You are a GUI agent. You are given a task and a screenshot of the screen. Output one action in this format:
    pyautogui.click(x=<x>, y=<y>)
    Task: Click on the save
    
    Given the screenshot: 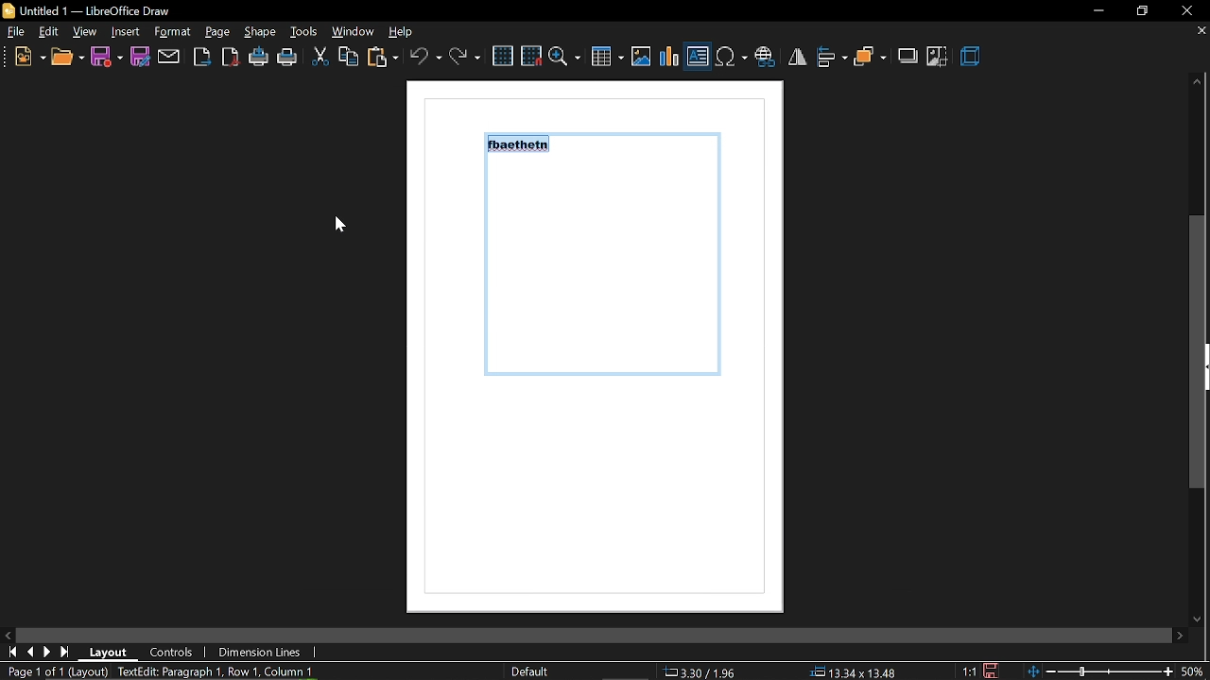 What is the action you would take?
    pyautogui.click(x=996, y=669)
    